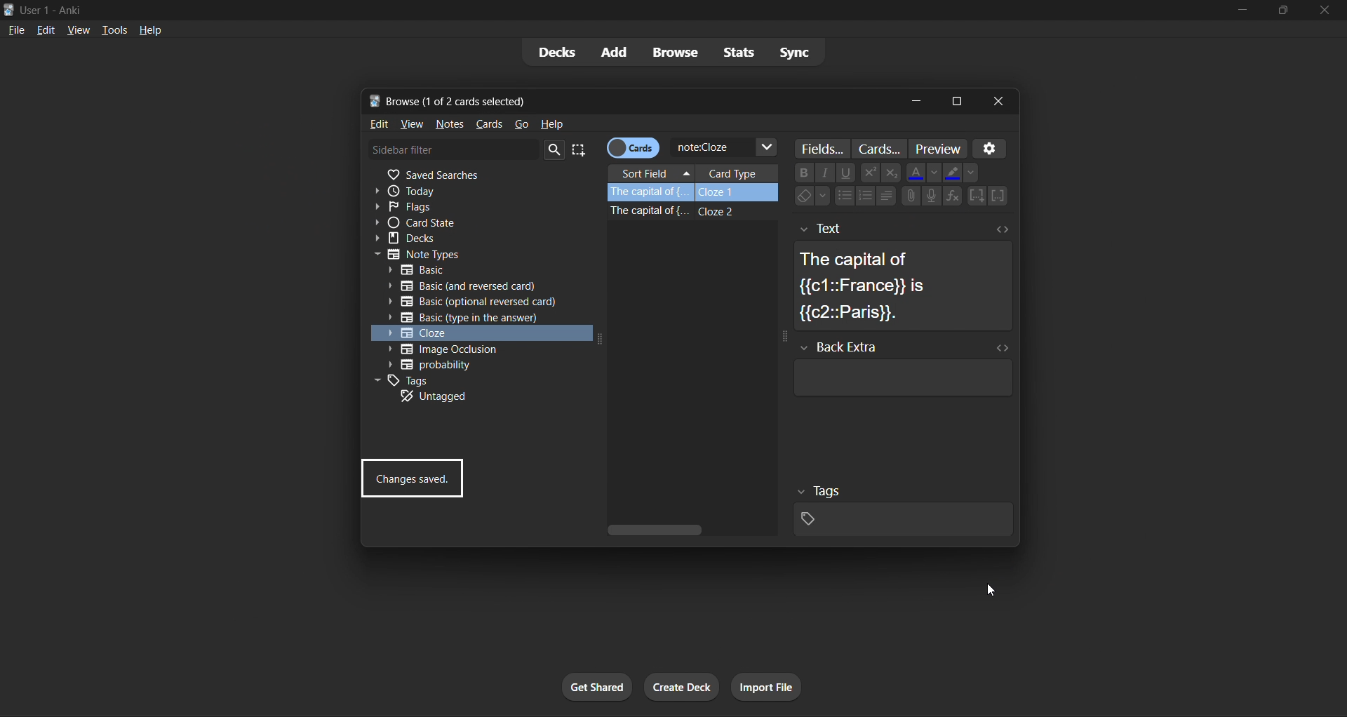  I want to click on cursor, so click(994, 591).